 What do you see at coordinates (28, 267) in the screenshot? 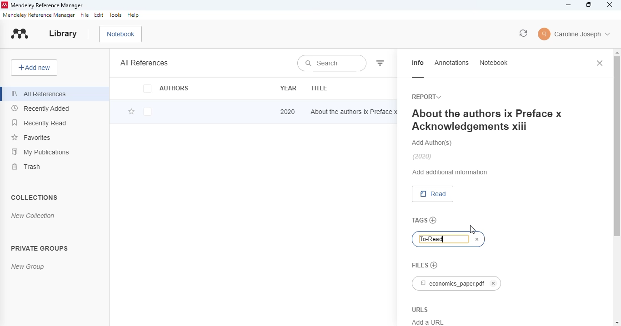
I see `new group` at bounding box center [28, 267].